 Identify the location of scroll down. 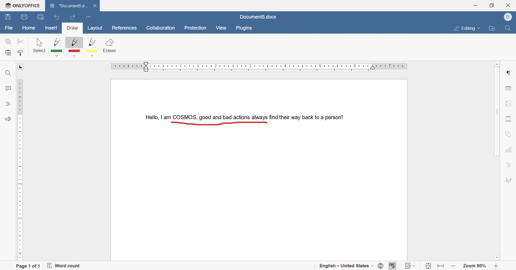
(499, 258).